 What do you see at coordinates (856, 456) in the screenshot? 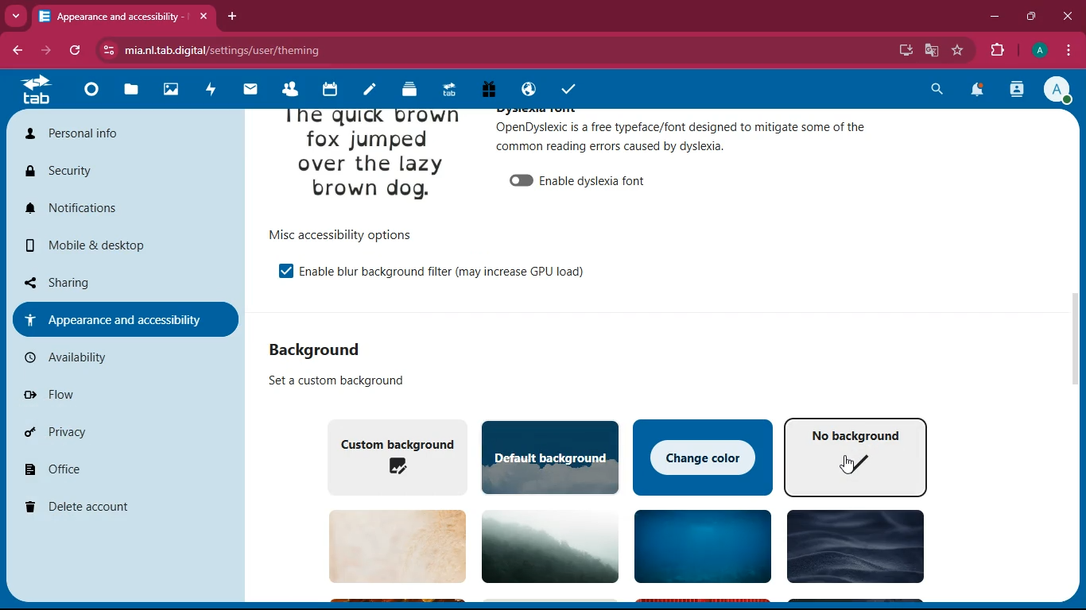
I see `no background` at bounding box center [856, 456].